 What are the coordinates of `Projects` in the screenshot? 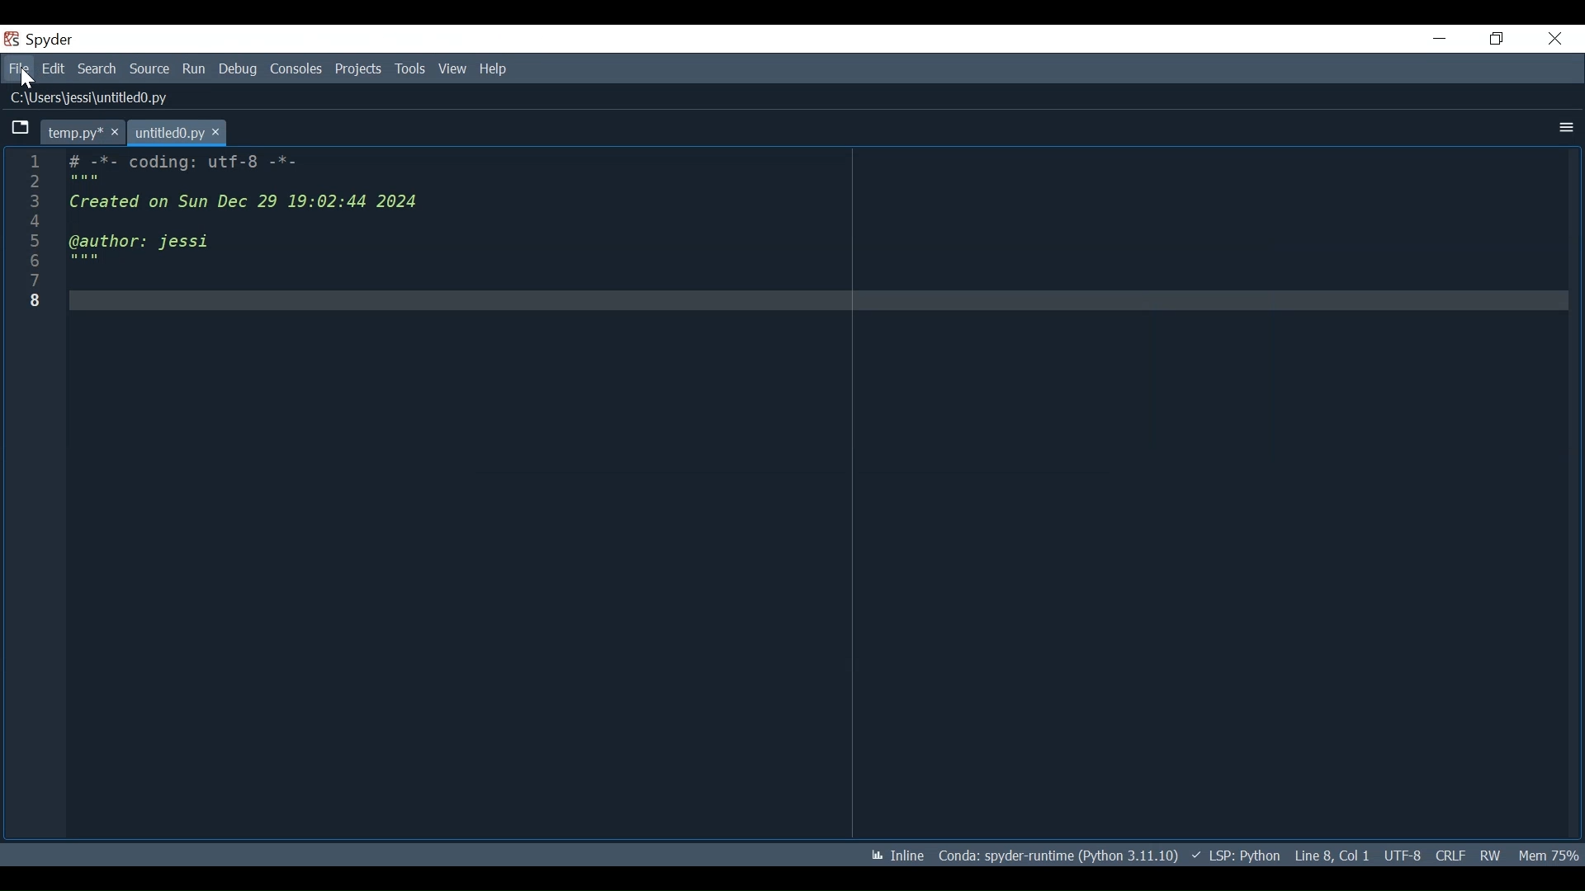 It's located at (359, 69).